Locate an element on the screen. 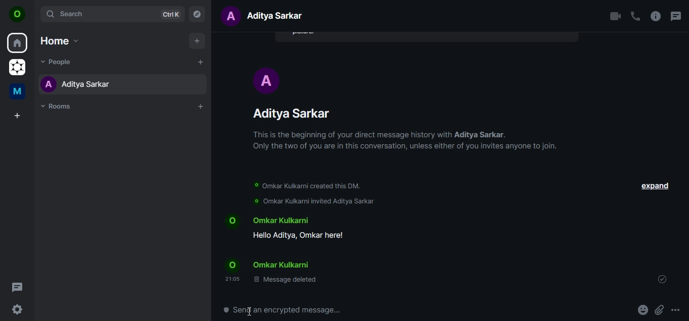 The height and width of the screenshot is (321, 689). cursor is located at coordinates (248, 311).